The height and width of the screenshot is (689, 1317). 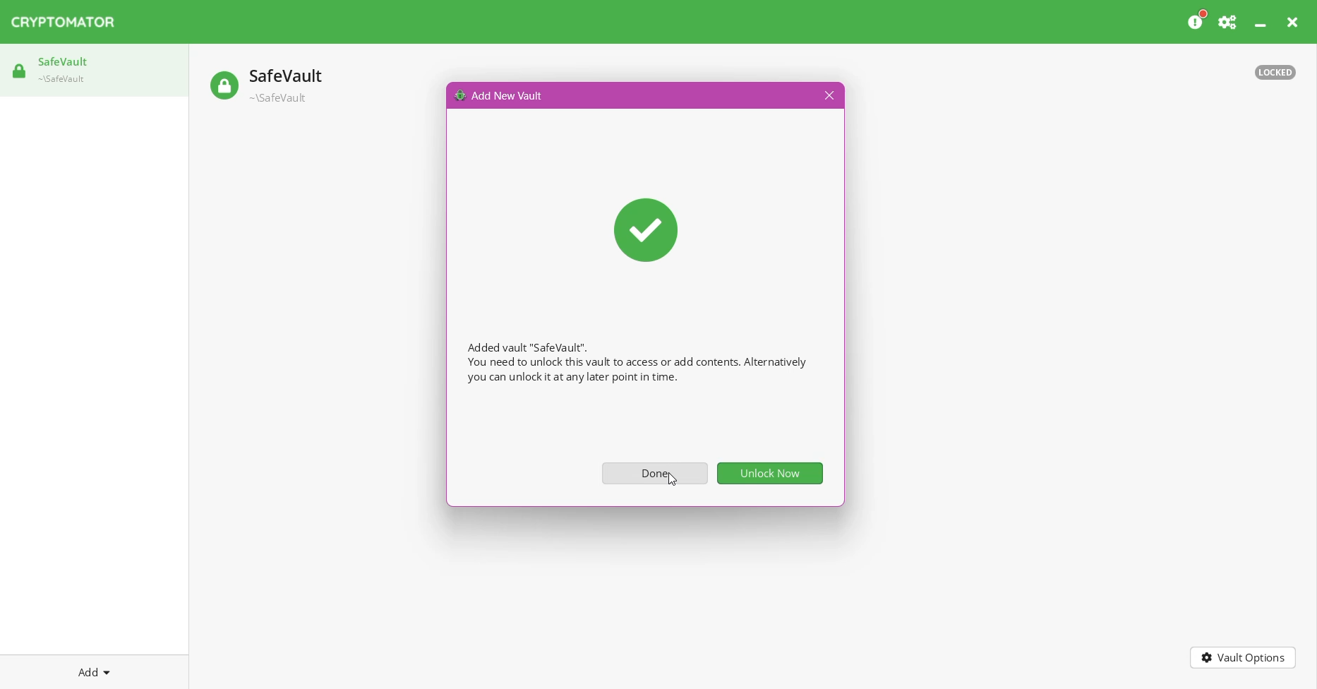 What do you see at coordinates (827, 96) in the screenshot?
I see `Close` at bounding box center [827, 96].